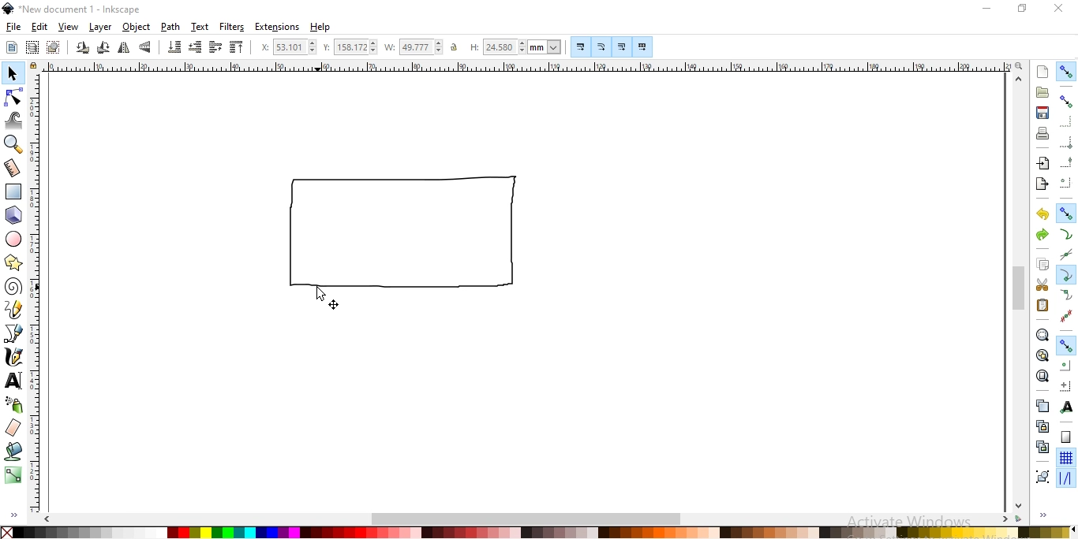 This screenshot has width=1078, height=539. What do you see at coordinates (13, 73) in the screenshot?
I see `select and transform objects` at bounding box center [13, 73].